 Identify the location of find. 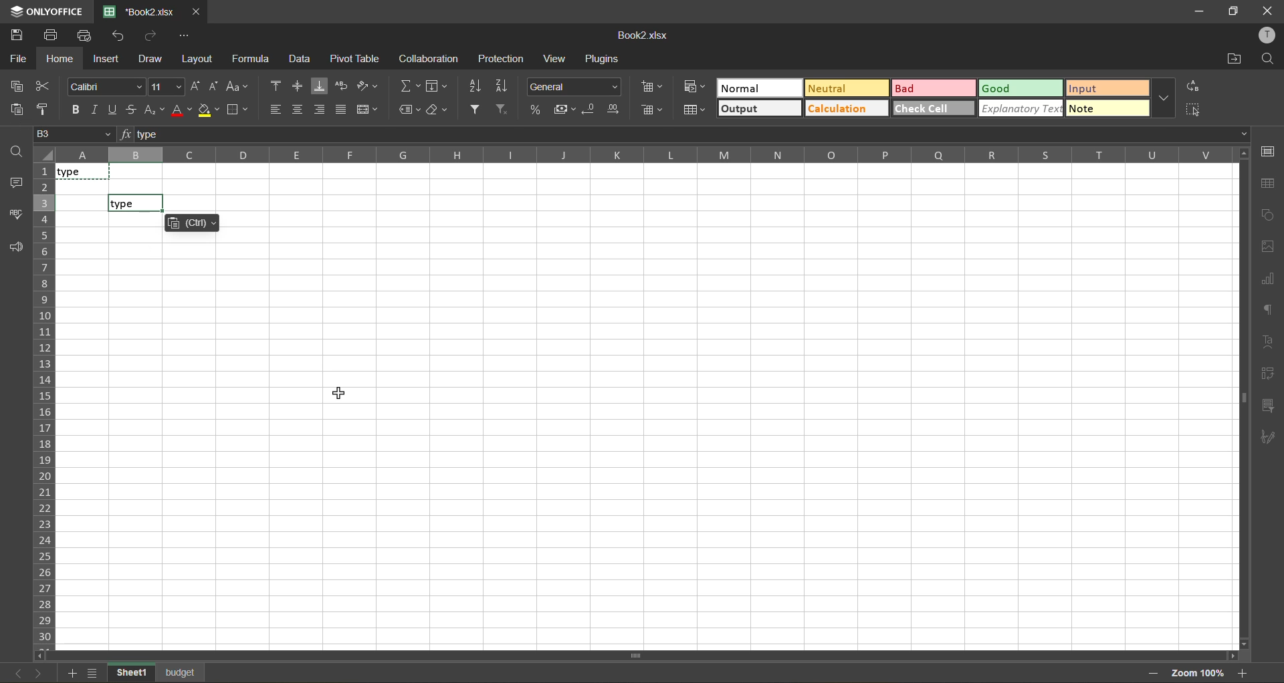
(1267, 59).